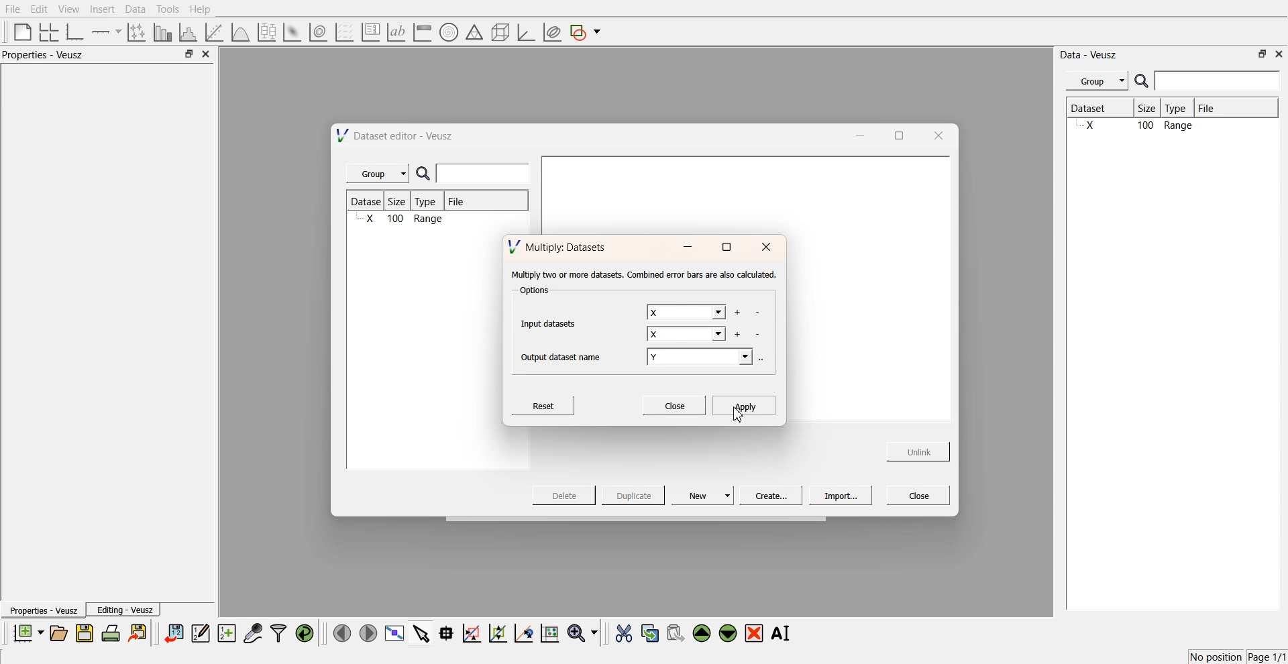 The width and height of the screenshot is (1288, 664). I want to click on ternary shapes, so click(472, 34).